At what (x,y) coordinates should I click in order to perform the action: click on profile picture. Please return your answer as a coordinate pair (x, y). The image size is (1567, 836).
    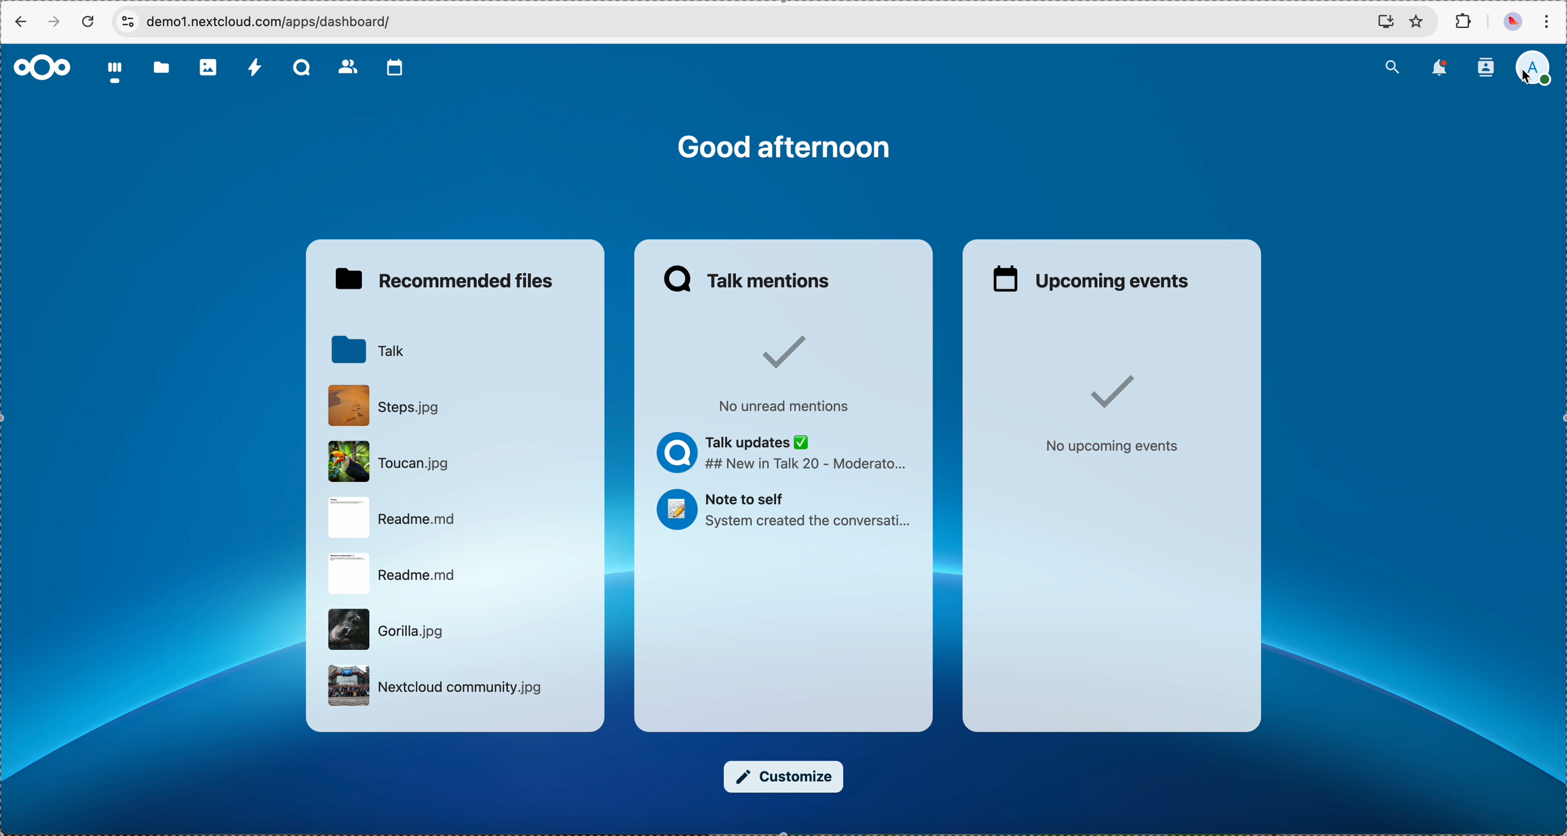
    Looking at the image, I should click on (1511, 23).